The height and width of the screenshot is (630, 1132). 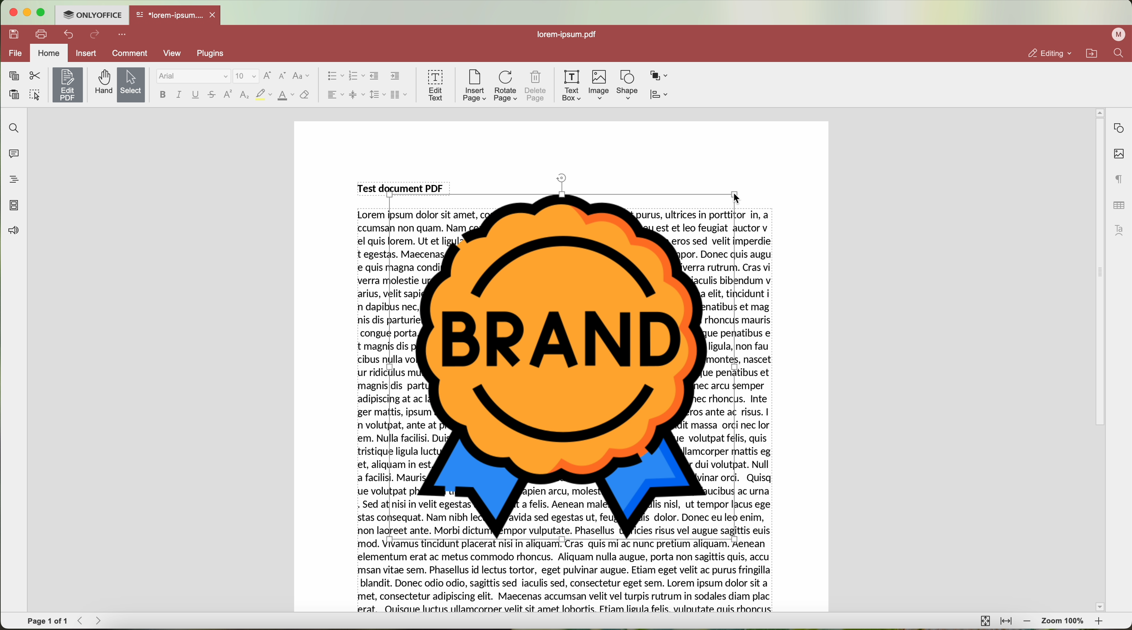 What do you see at coordinates (286, 96) in the screenshot?
I see `color type` at bounding box center [286, 96].